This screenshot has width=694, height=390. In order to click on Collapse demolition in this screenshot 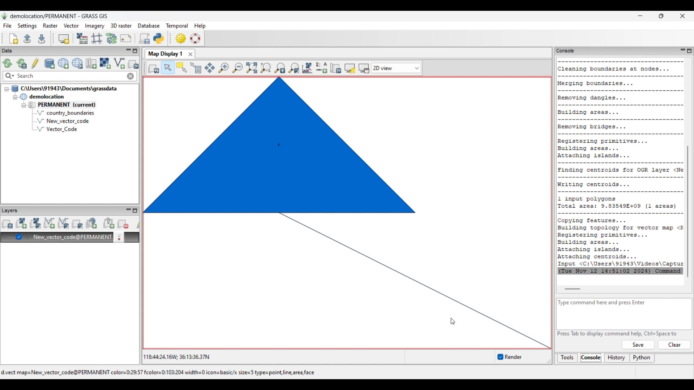, I will do `click(15, 97)`.